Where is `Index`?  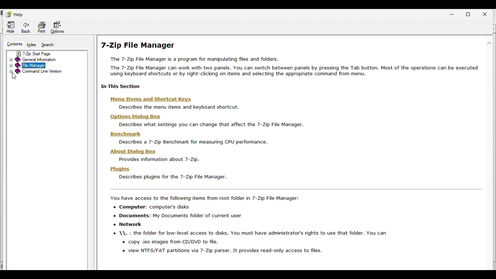 Index is located at coordinates (32, 45).